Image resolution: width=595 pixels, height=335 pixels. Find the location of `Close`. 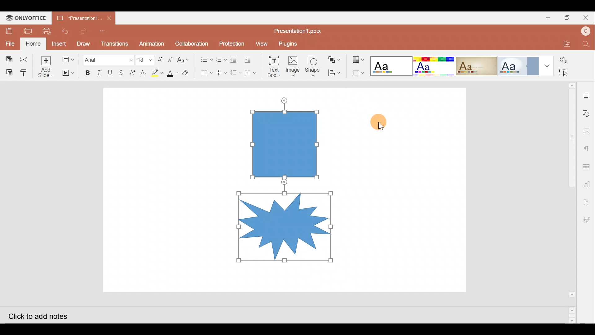

Close is located at coordinates (587, 17).